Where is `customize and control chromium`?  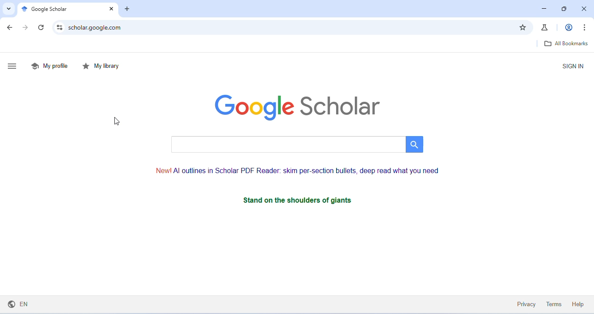
customize and control chromium is located at coordinates (584, 26).